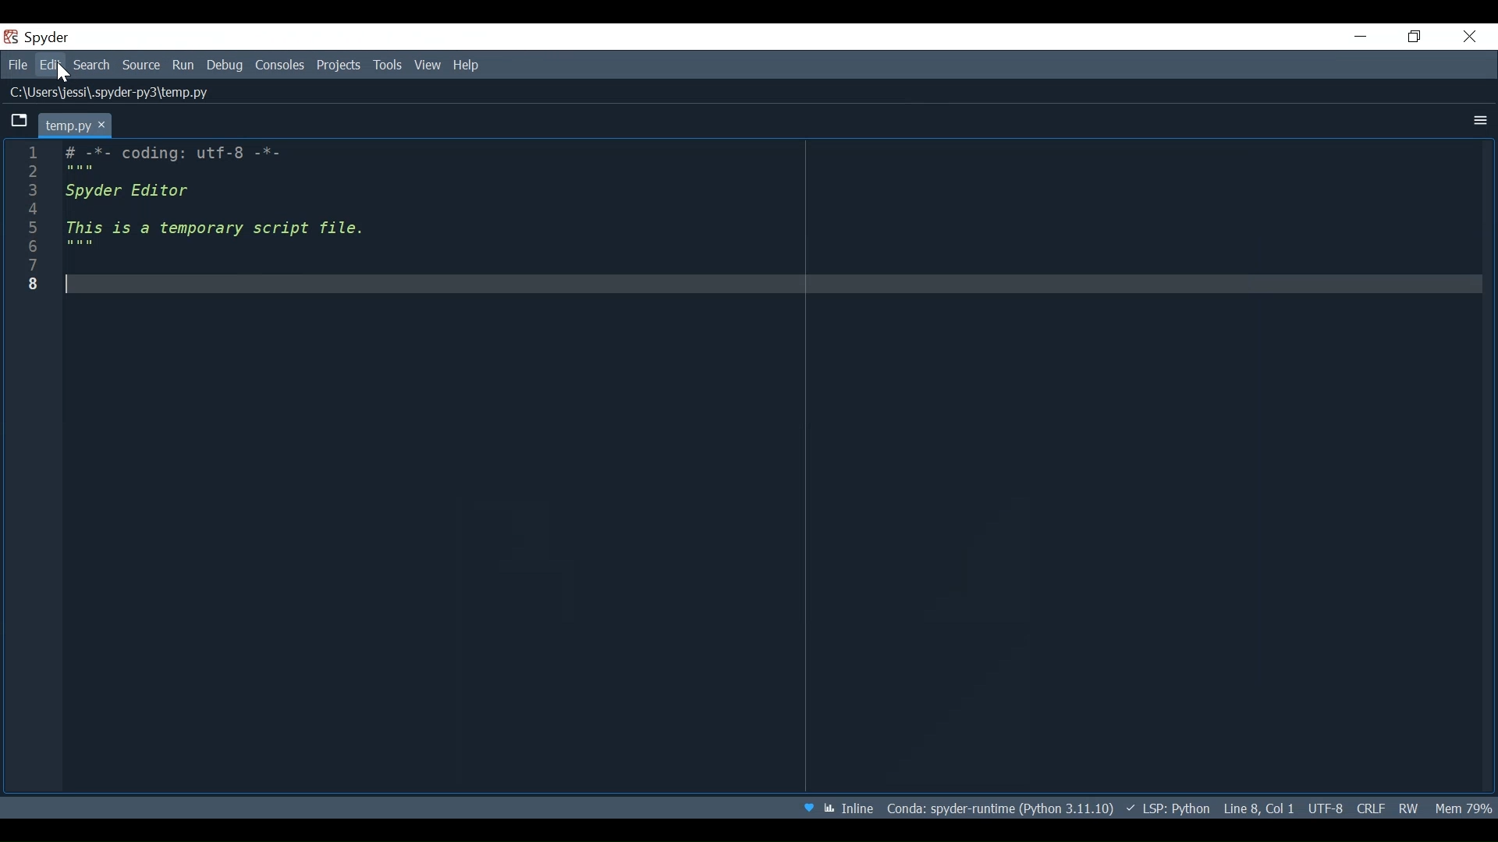 The image size is (1498, 842). I want to click on Conda Environment Indicator, so click(999, 808).